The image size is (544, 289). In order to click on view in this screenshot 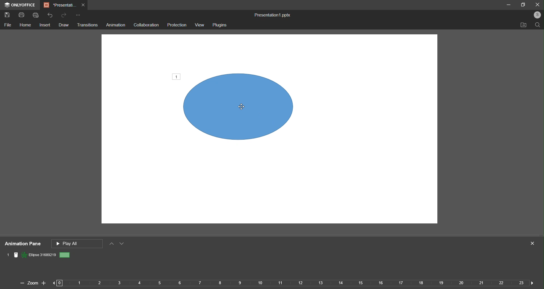, I will do `click(199, 25)`.